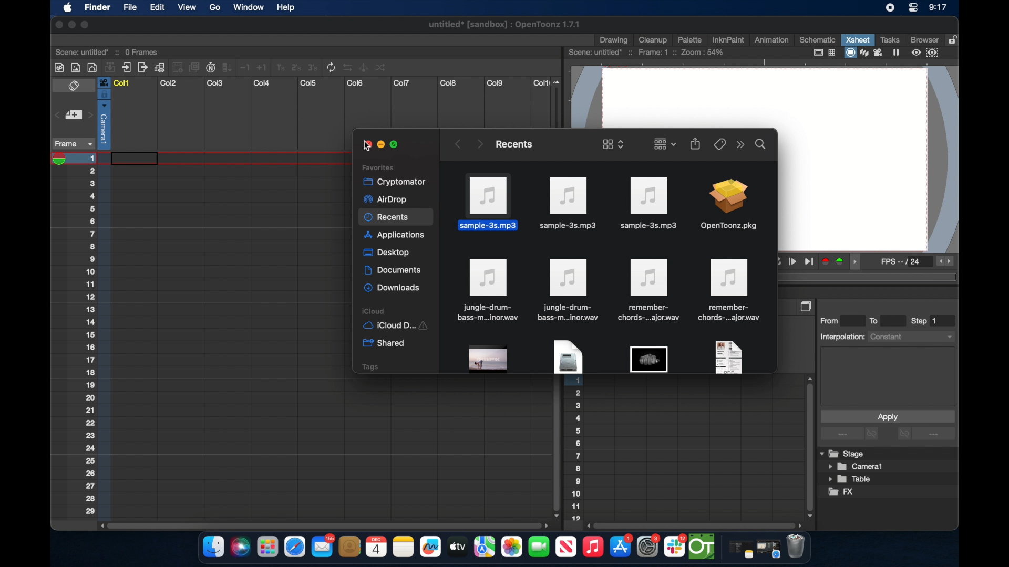  I want to click on view, so click(186, 7).